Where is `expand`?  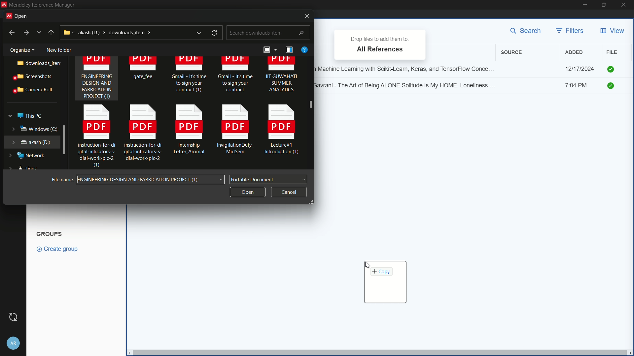
expand is located at coordinates (198, 33).